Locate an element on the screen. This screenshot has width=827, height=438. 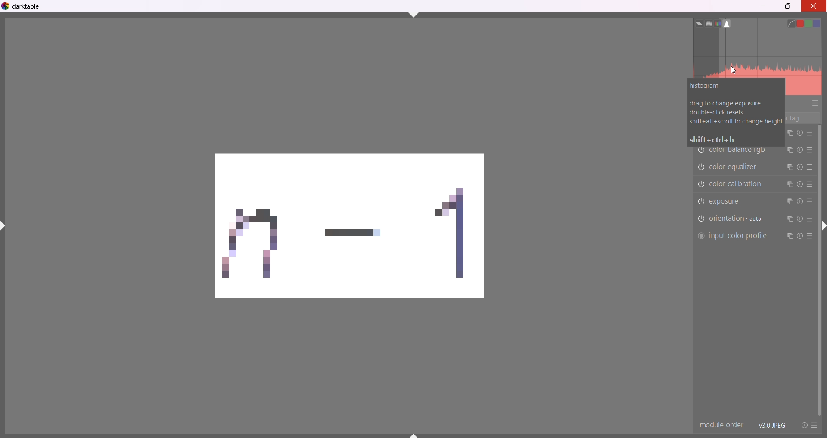
presets is located at coordinates (810, 219).